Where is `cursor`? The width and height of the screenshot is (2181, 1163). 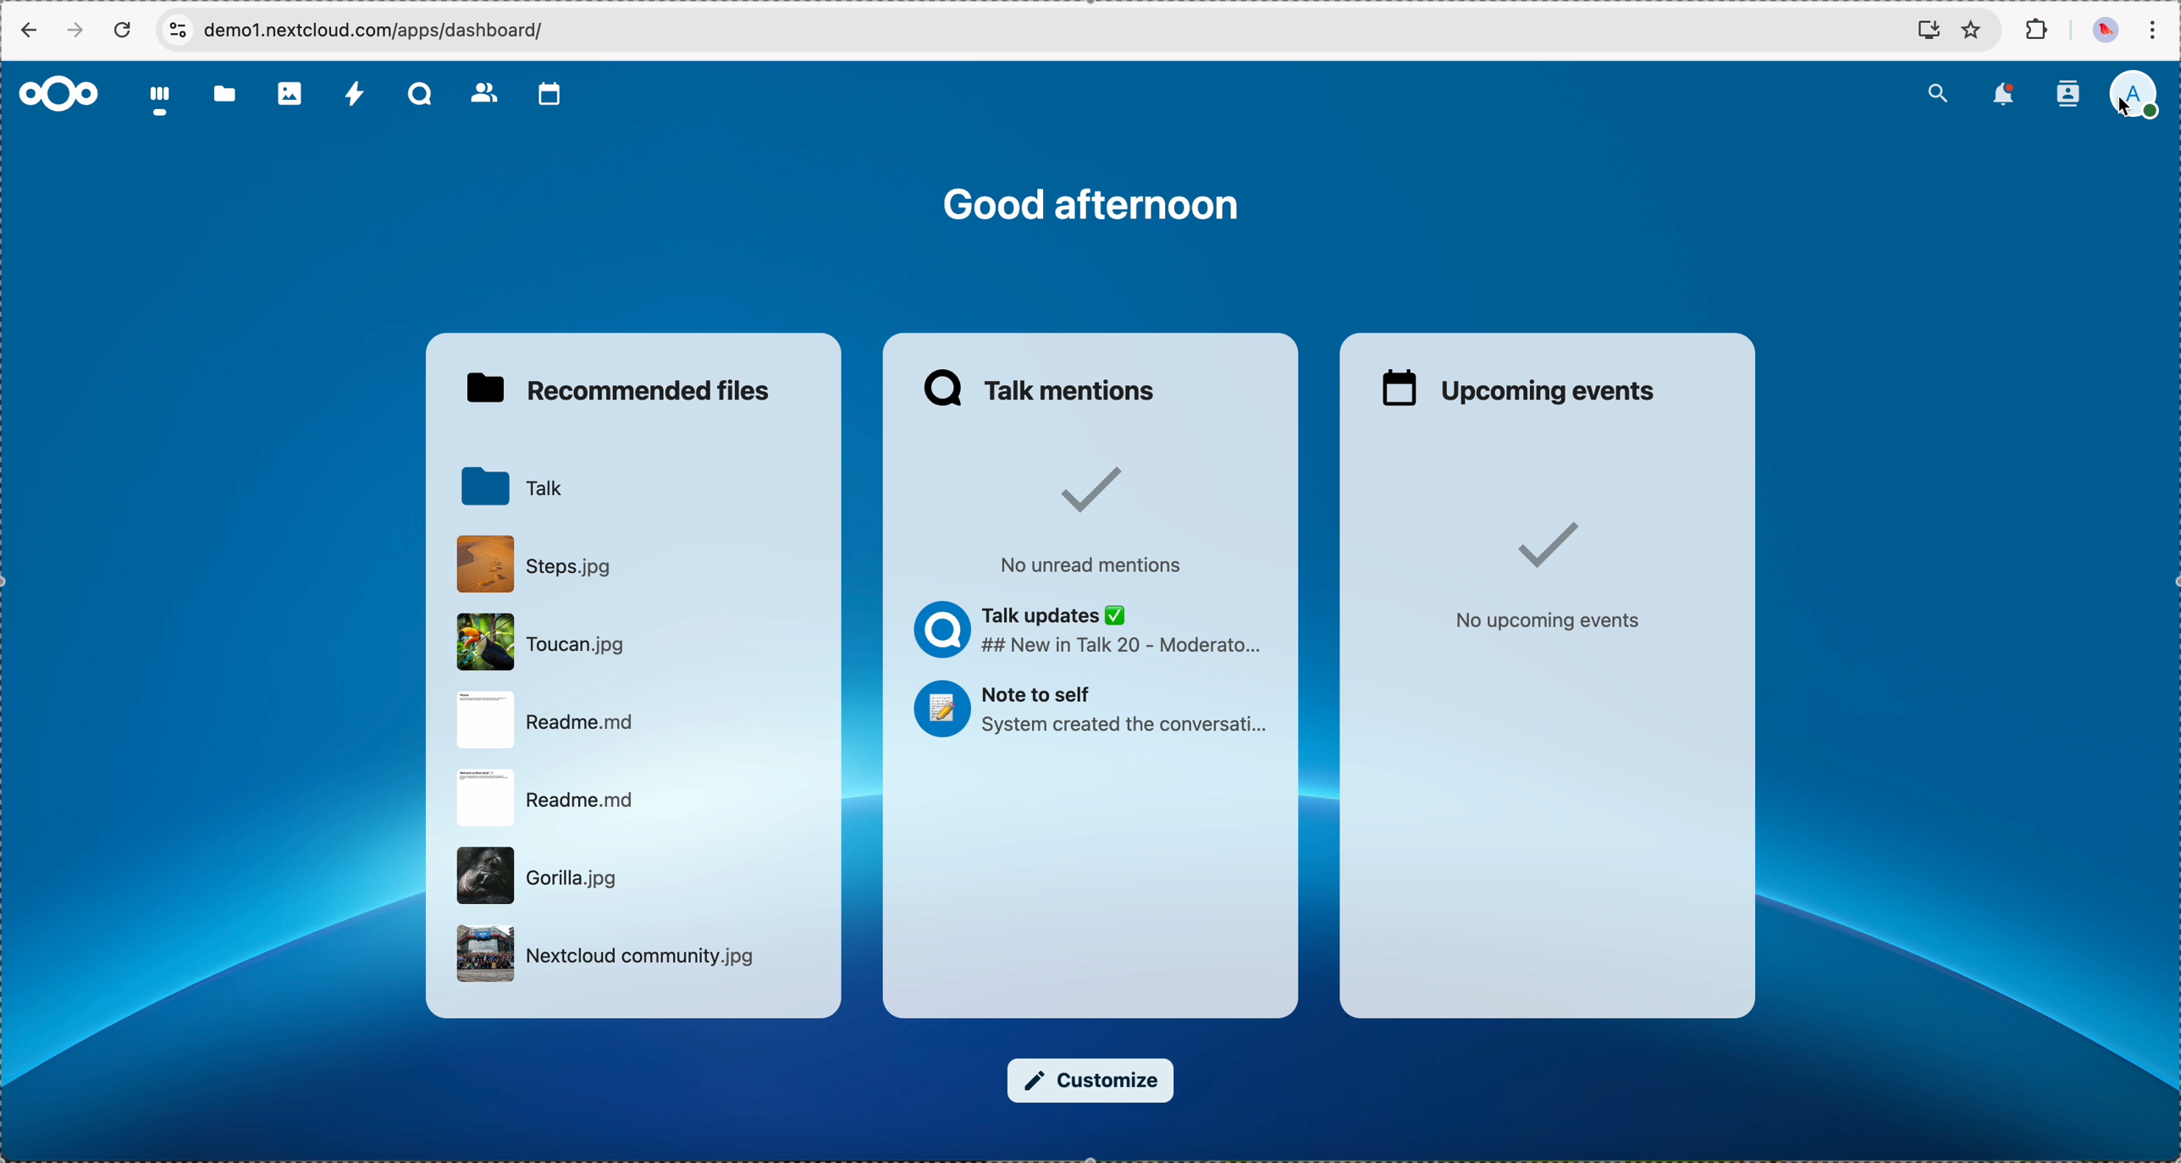
cursor is located at coordinates (2118, 113).